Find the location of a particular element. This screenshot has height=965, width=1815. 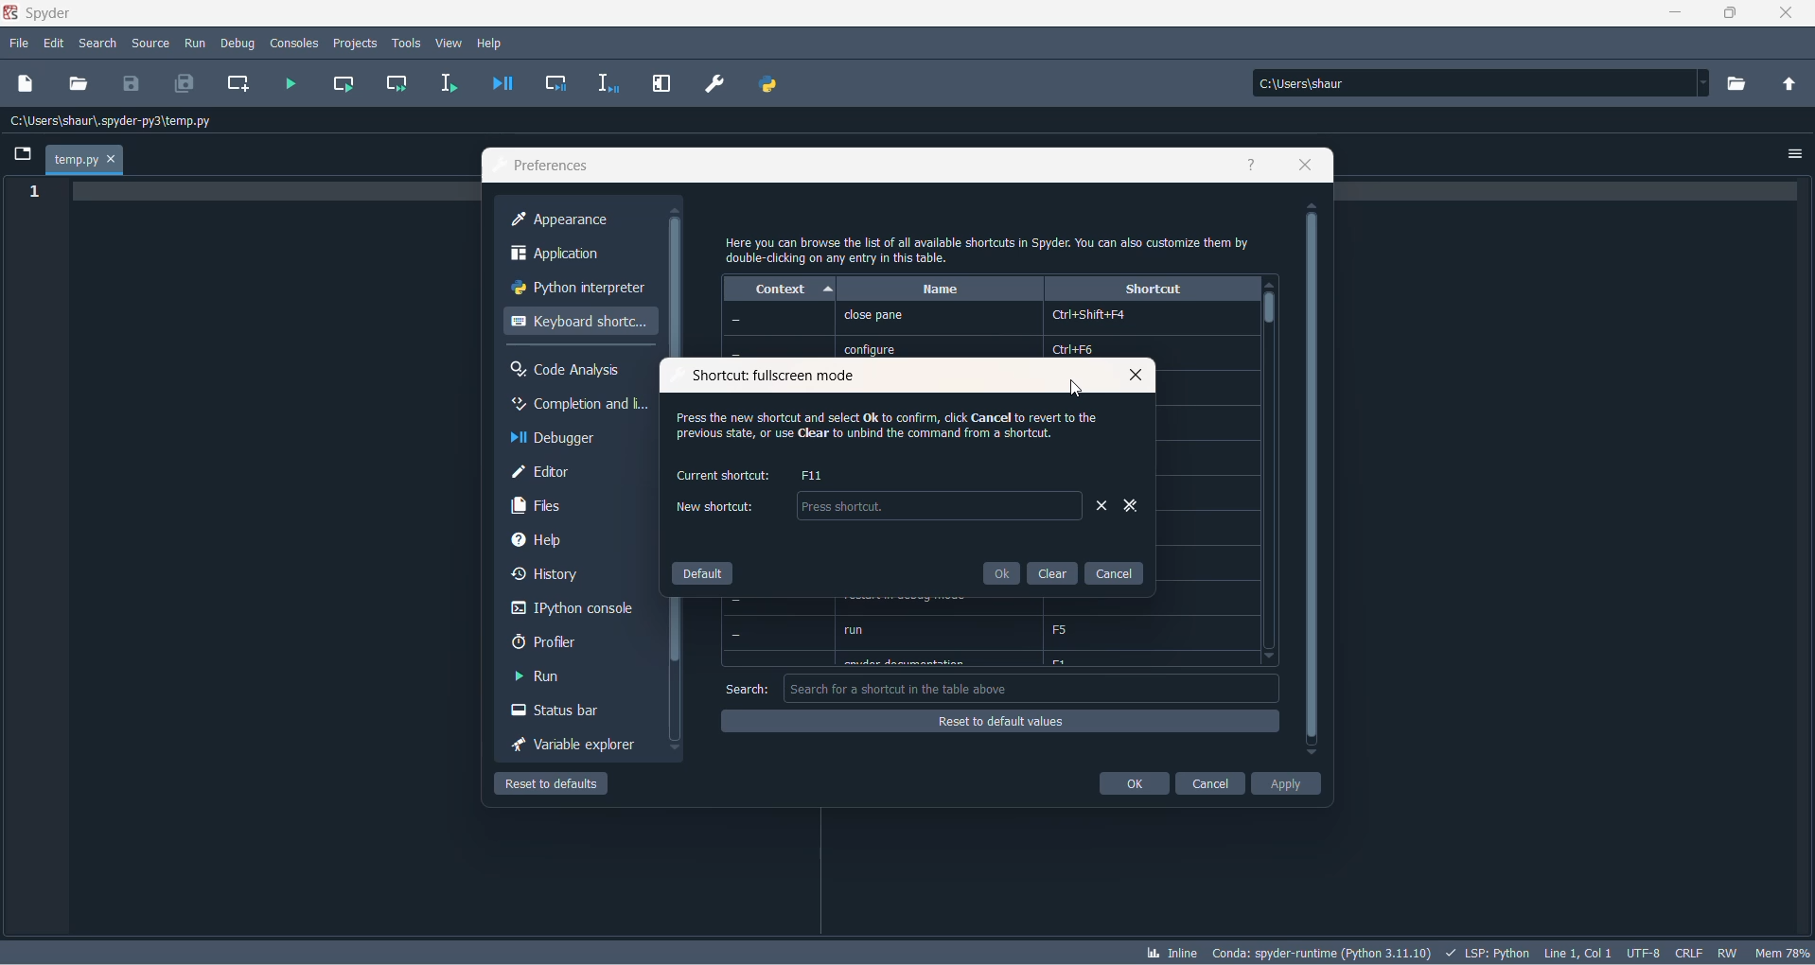

proflier is located at coordinates (567, 642).